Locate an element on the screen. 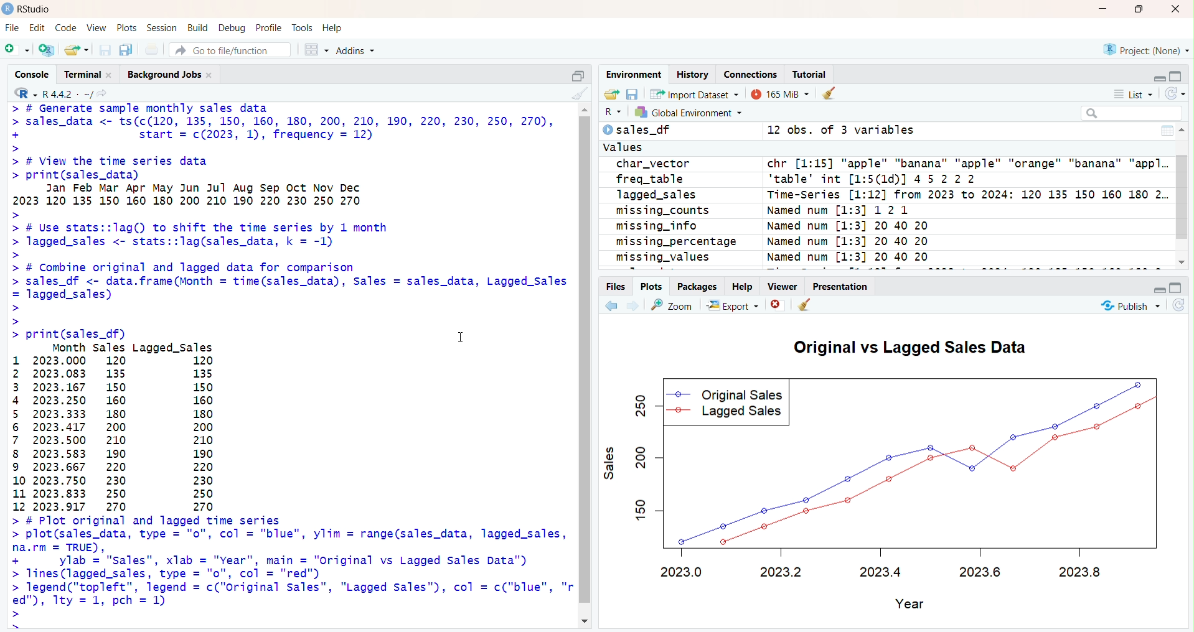 The height and width of the screenshot is (632, 1194). plots is located at coordinates (128, 27).